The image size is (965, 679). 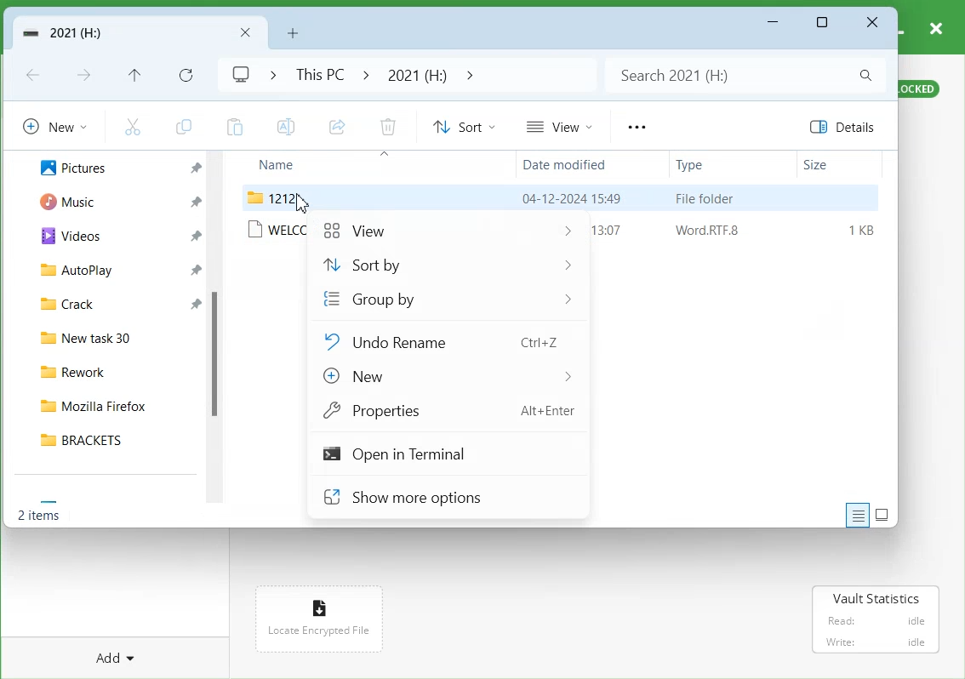 What do you see at coordinates (64, 203) in the screenshot?
I see `Music` at bounding box center [64, 203].